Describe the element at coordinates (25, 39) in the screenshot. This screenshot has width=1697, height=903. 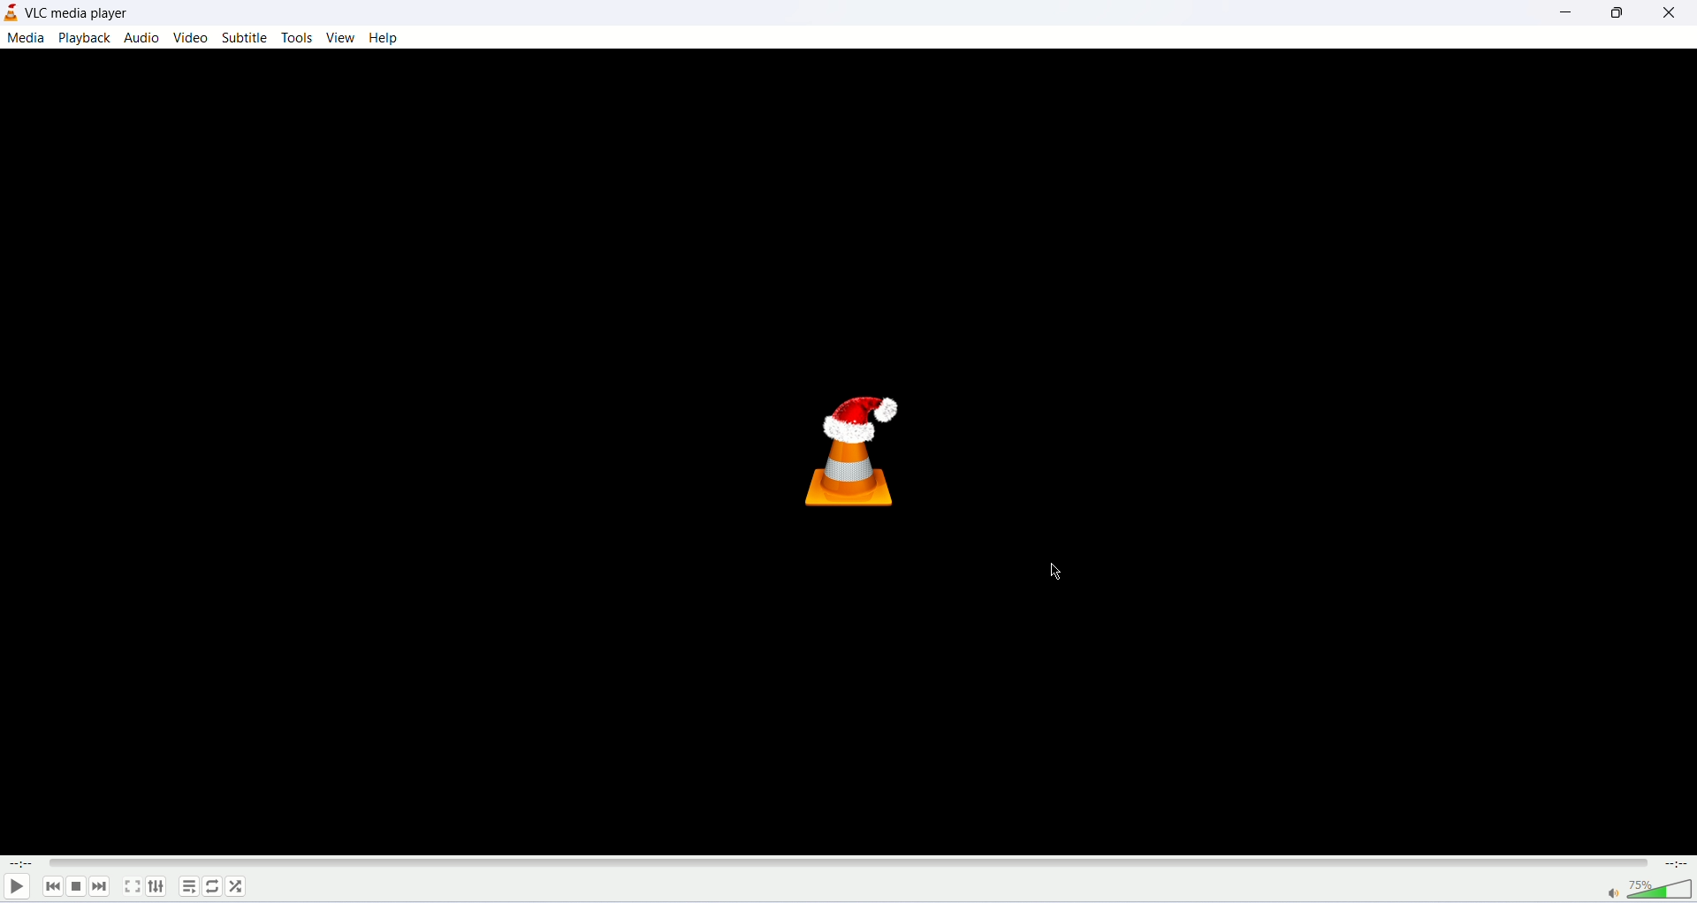
I see `media` at that location.